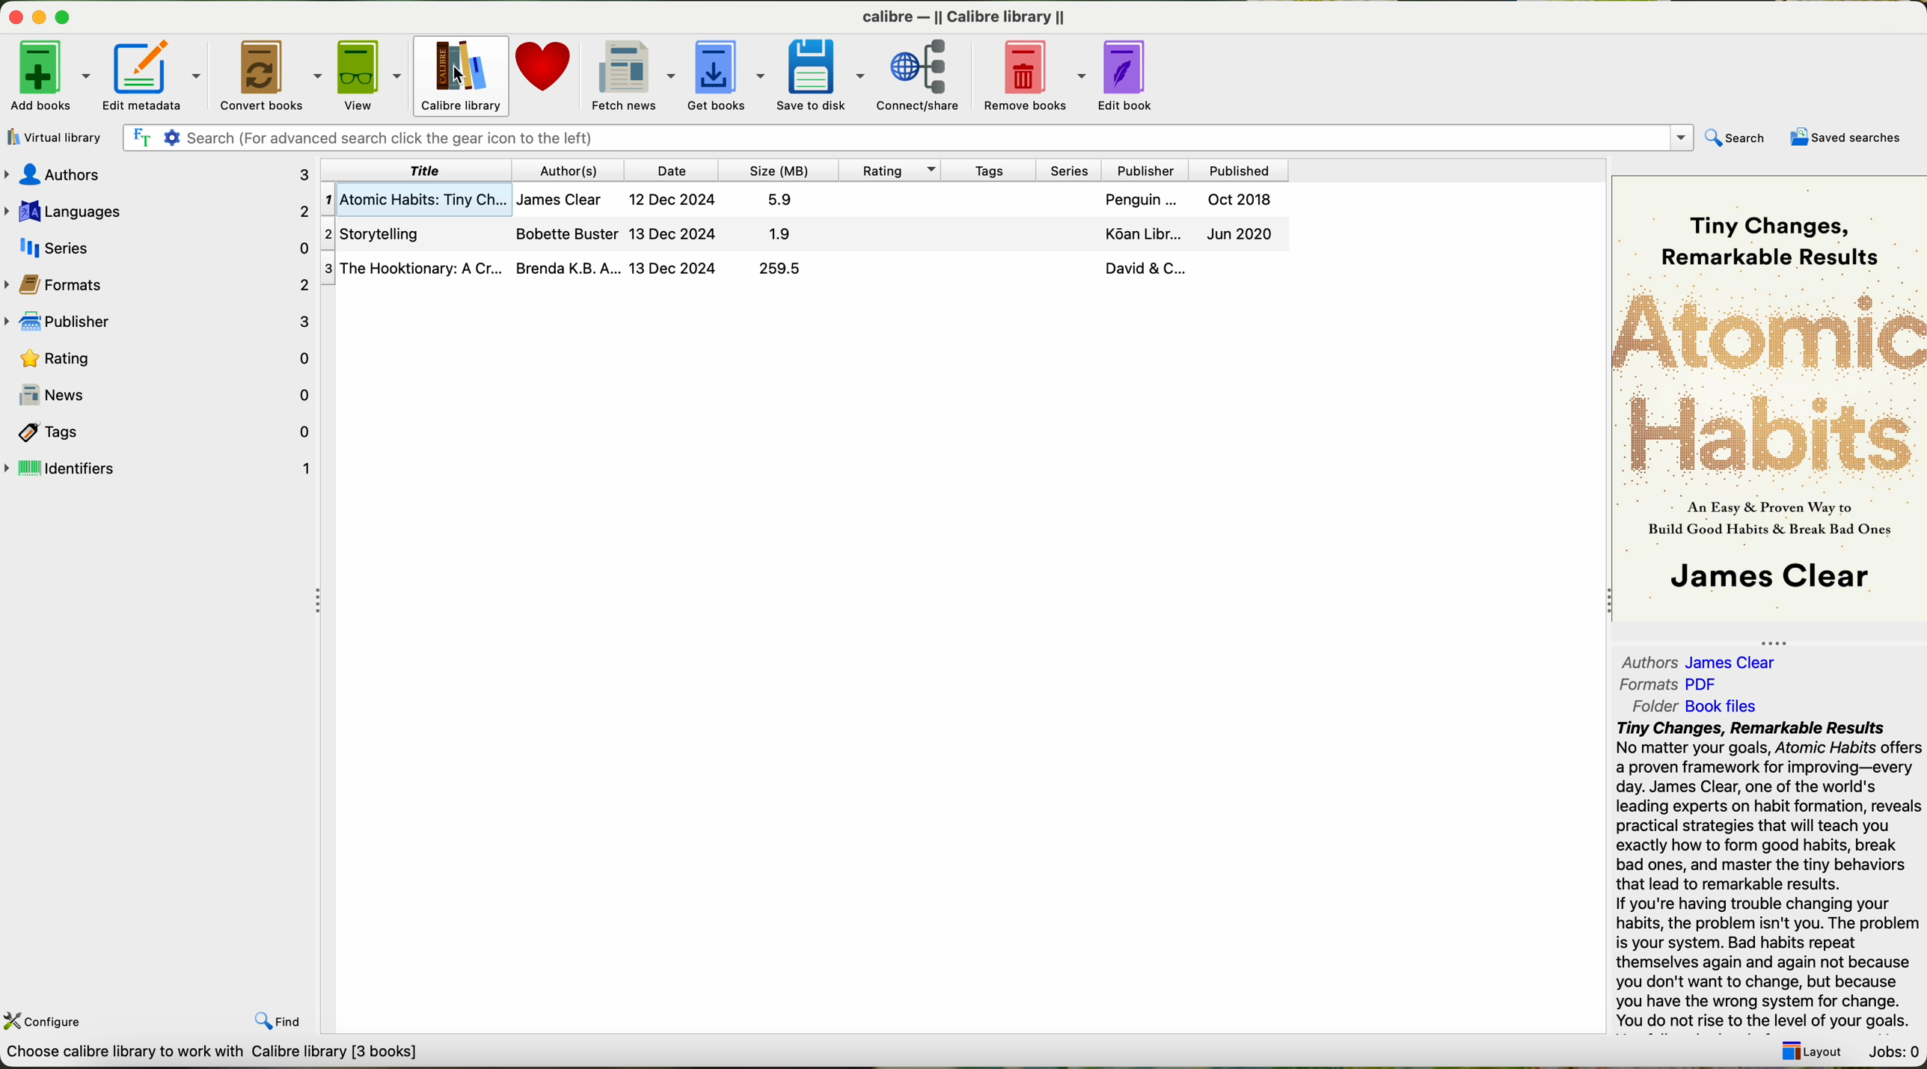  What do you see at coordinates (1769, 224) in the screenshot?
I see `Tiny Changes, Remarkable Results` at bounding box center [1769, 224].